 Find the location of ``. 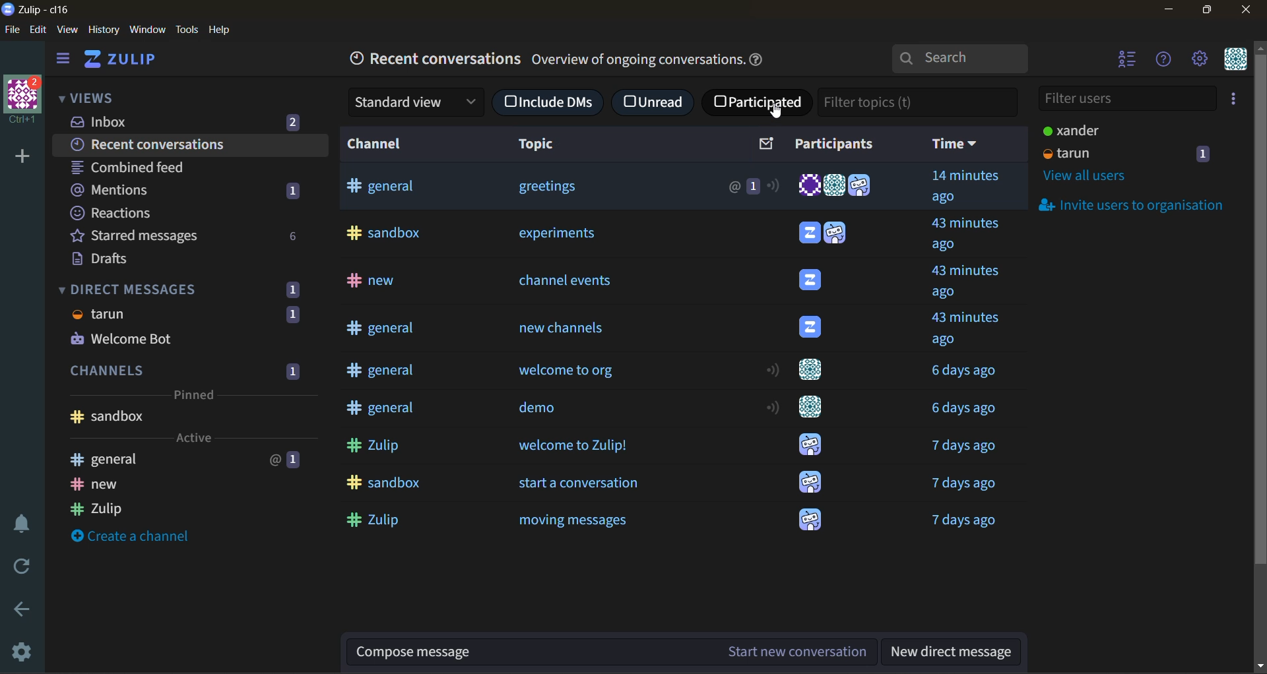

 is located at coordinates (814, 281).